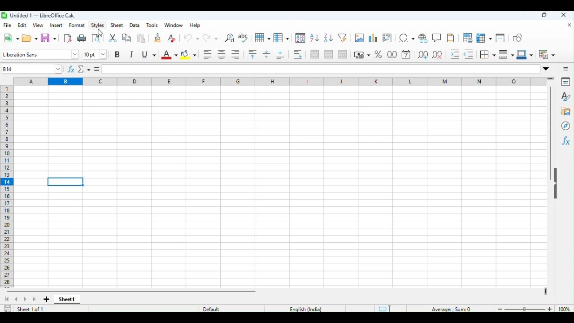  What do you see at coordinates (361, 53) in the screenshot?
I see `Format as currency` at bounding box center [361, 53].